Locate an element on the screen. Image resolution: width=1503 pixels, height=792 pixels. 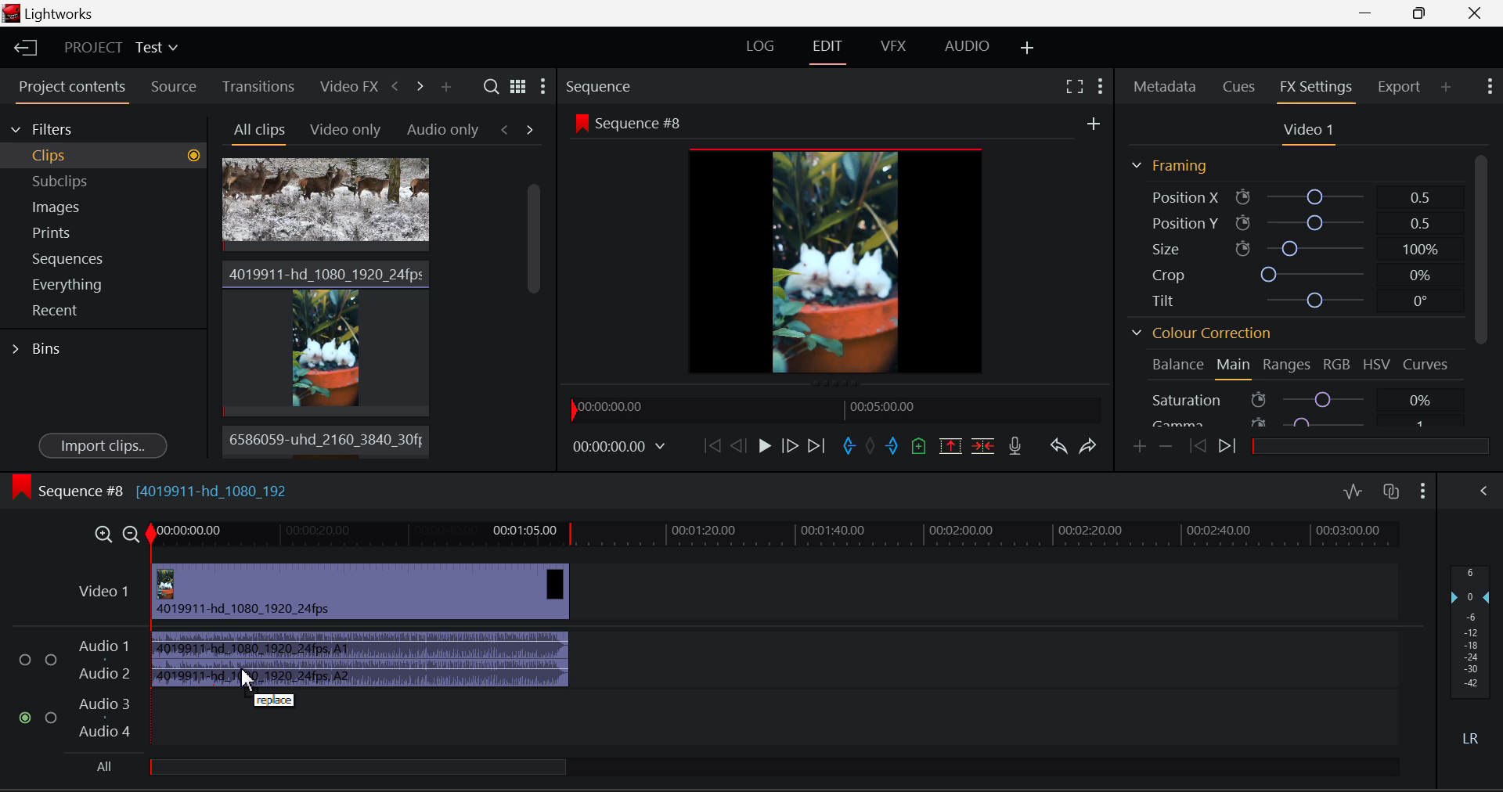
Metadata is located at coordinates (1166, 85).